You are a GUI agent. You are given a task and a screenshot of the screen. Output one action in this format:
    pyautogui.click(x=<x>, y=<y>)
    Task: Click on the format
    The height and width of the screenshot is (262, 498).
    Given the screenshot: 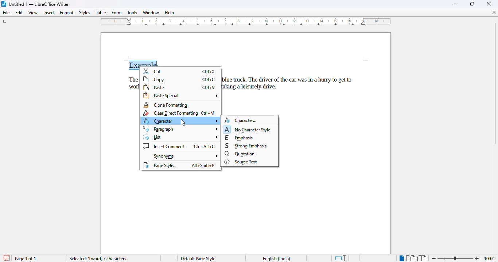 What is the action you would take?
    pyautogui.click(x=67, y=12)
    